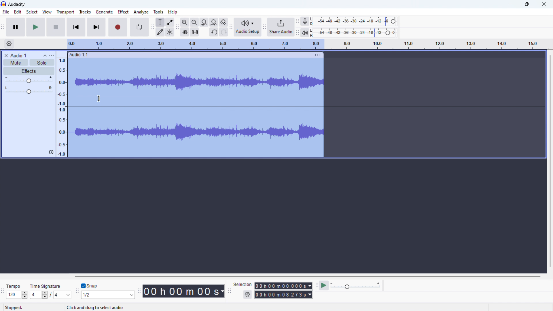 This screenshot has height=311, width=553. What do you see at coordinates (248, 27) in the screenshot?
I see `audio setup` at bounding box center [248, 27].